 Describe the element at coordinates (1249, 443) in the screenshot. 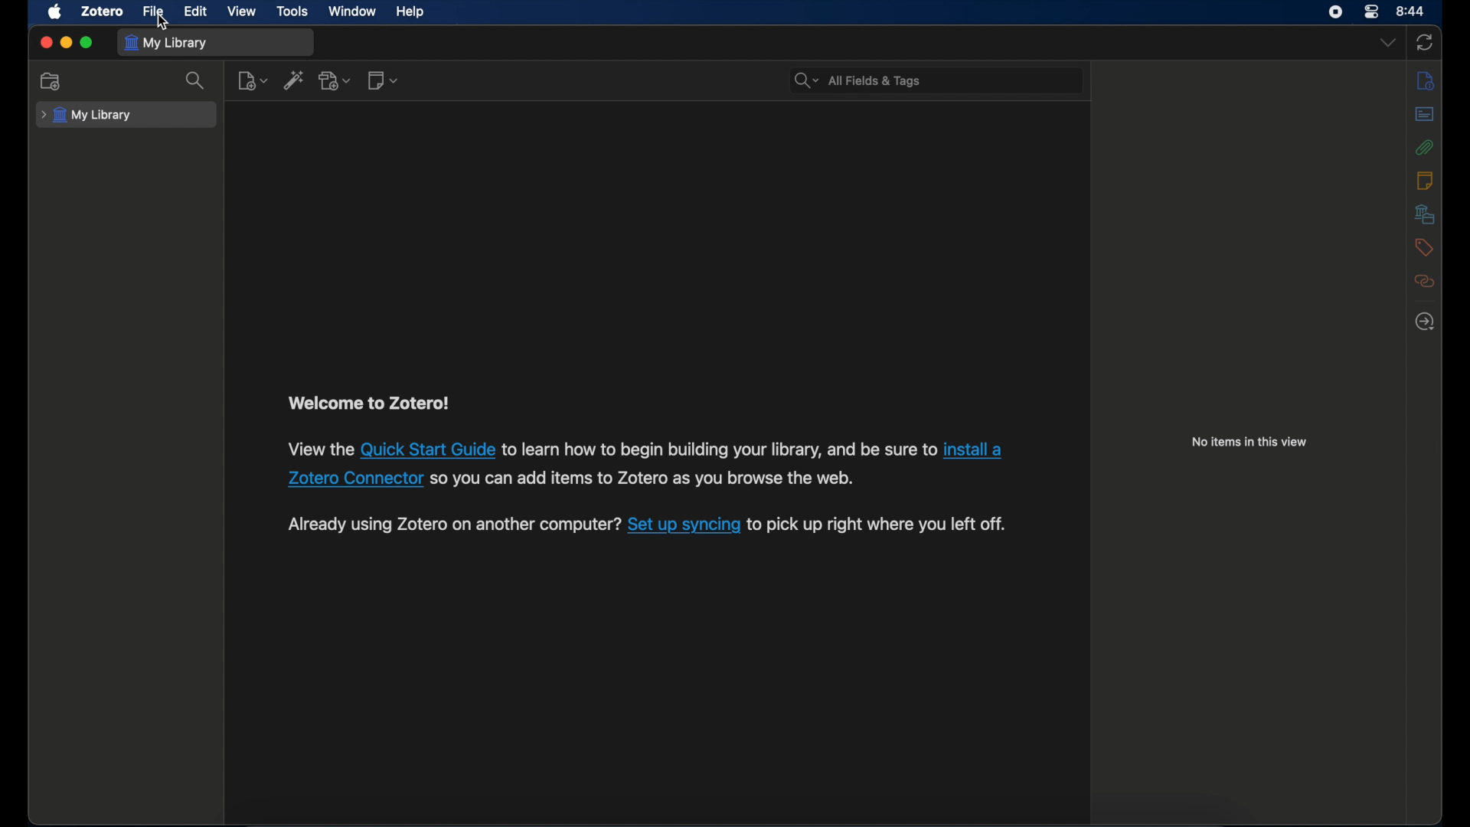

I see `no items in this view` at that location.